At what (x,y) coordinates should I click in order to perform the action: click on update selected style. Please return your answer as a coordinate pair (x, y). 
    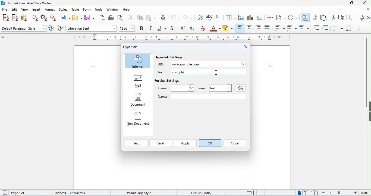
    Looking at the image, I should click on (52, 29).